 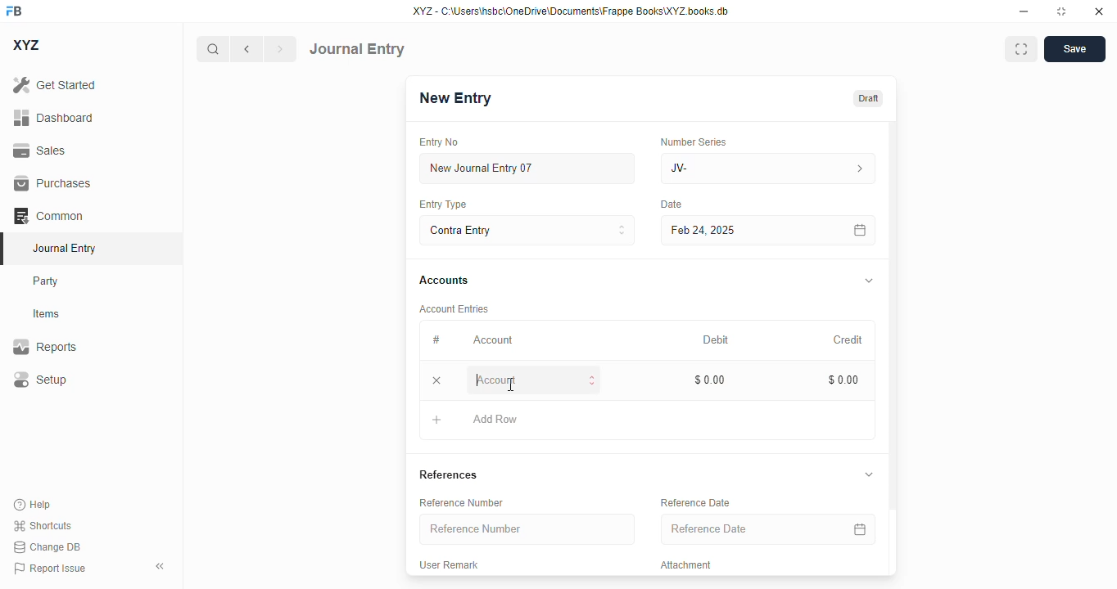 What do you see at coordinates (436, 420) in the screenshot?
I see `add button` at bounding box center [436, 420].